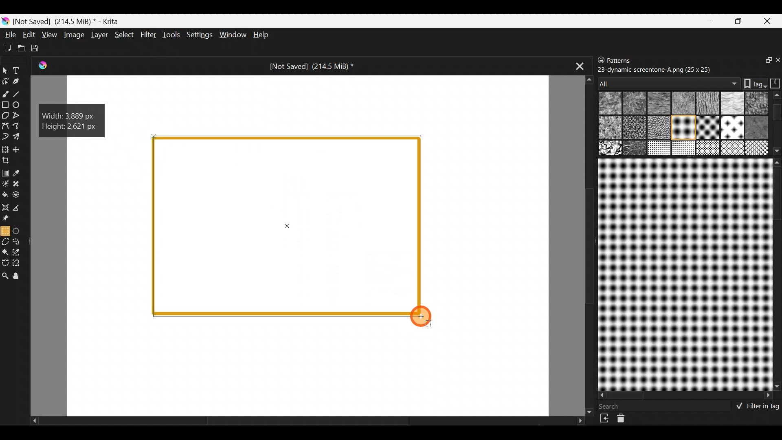 This screenshot has height=440, width=782. Describe the element at coordinates (5, 127) in the screenshot. I see `Bezier curve tool` at that location.